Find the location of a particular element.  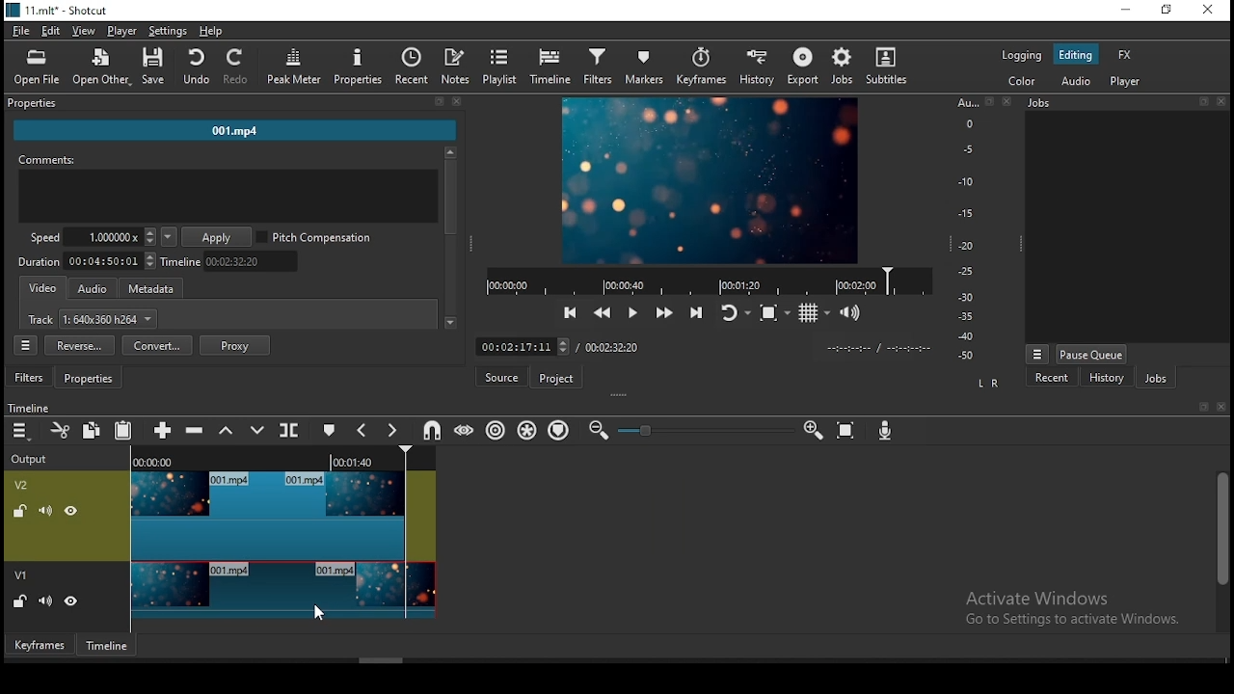

reverse is located at coordinates (79, 346).